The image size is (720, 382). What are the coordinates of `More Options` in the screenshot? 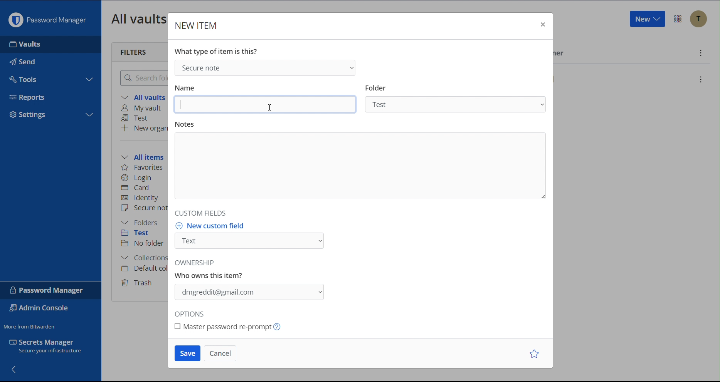 It's located at (678, 19).